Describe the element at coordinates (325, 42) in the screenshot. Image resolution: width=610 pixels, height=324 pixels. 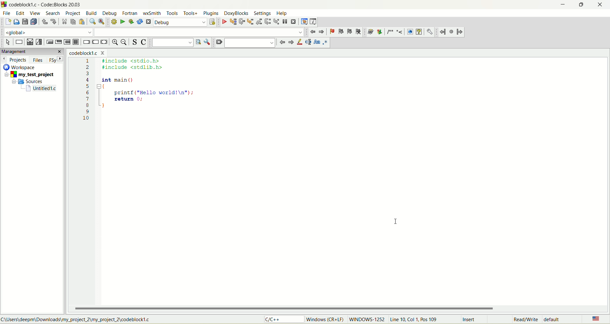
I see `regex` at that location.